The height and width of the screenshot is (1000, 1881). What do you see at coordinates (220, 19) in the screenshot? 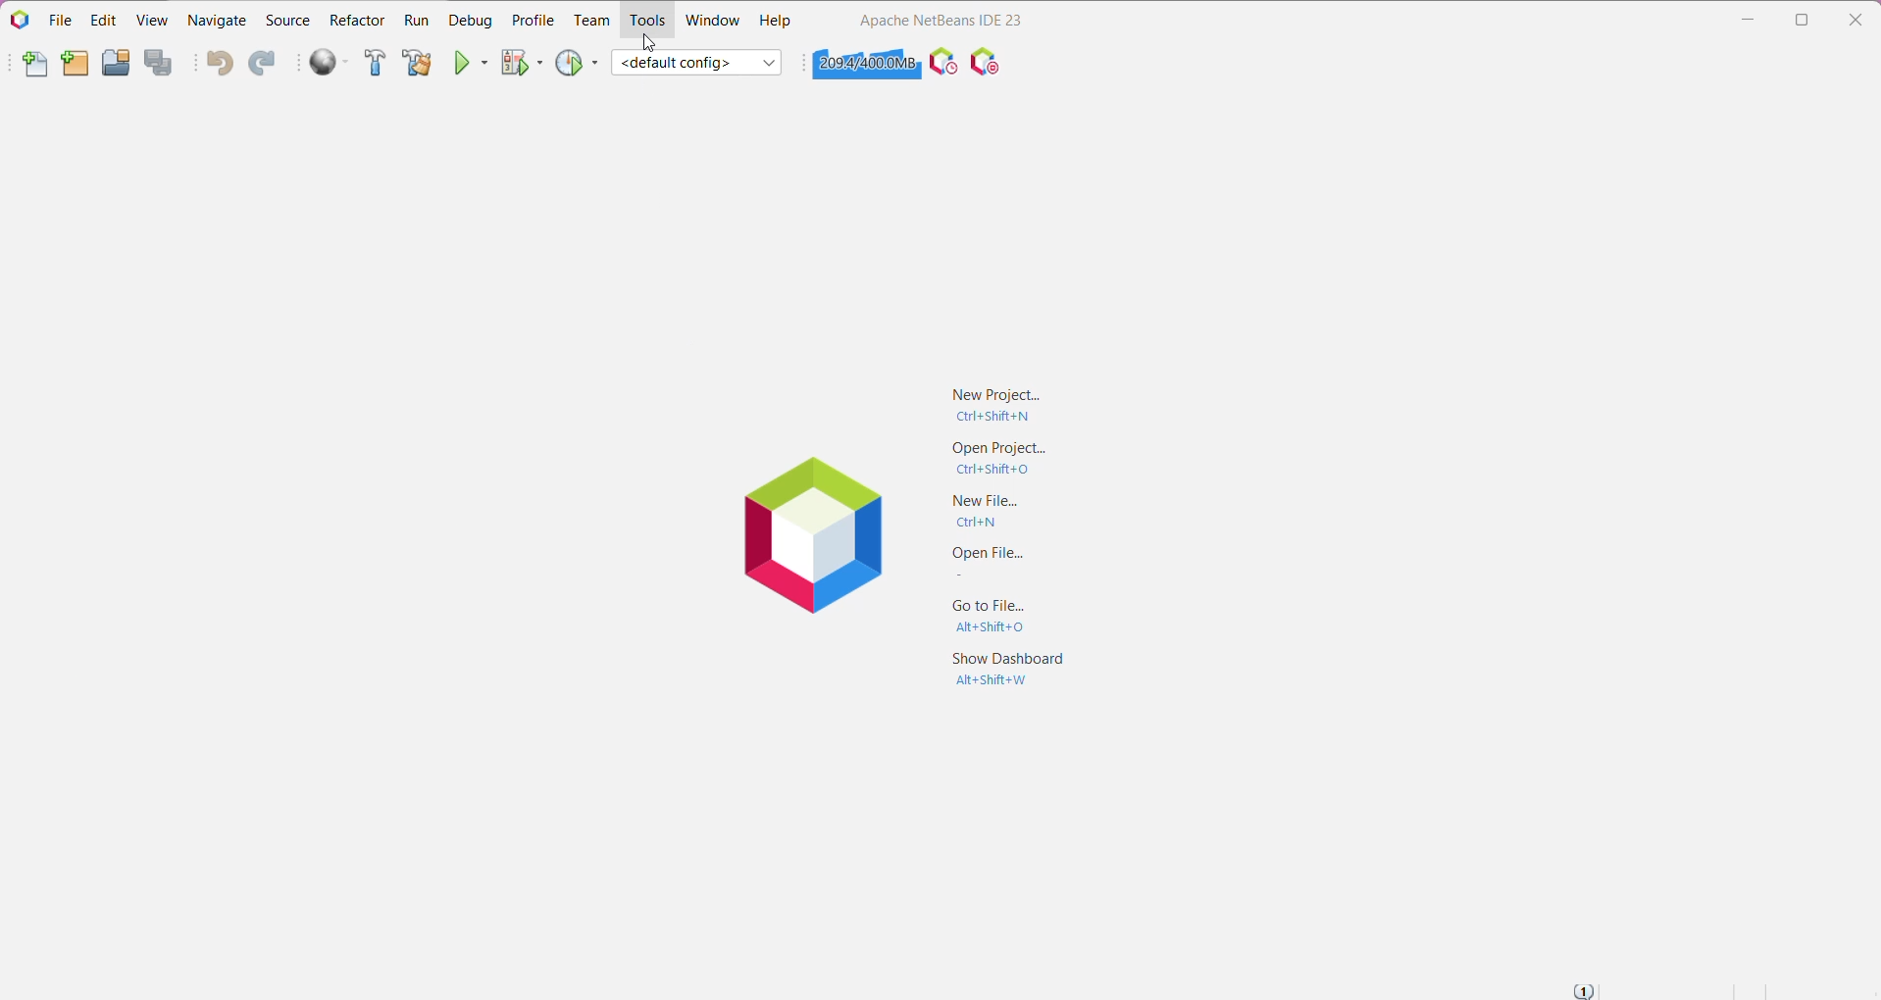
I see `Navigate` at bounding box center [220, 19].